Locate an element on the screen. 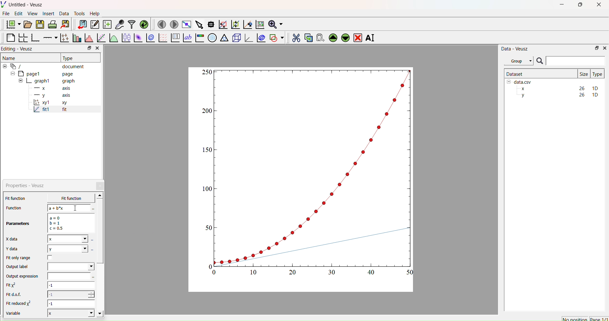  Zoom graph axes is located at coordinates (223, 24).